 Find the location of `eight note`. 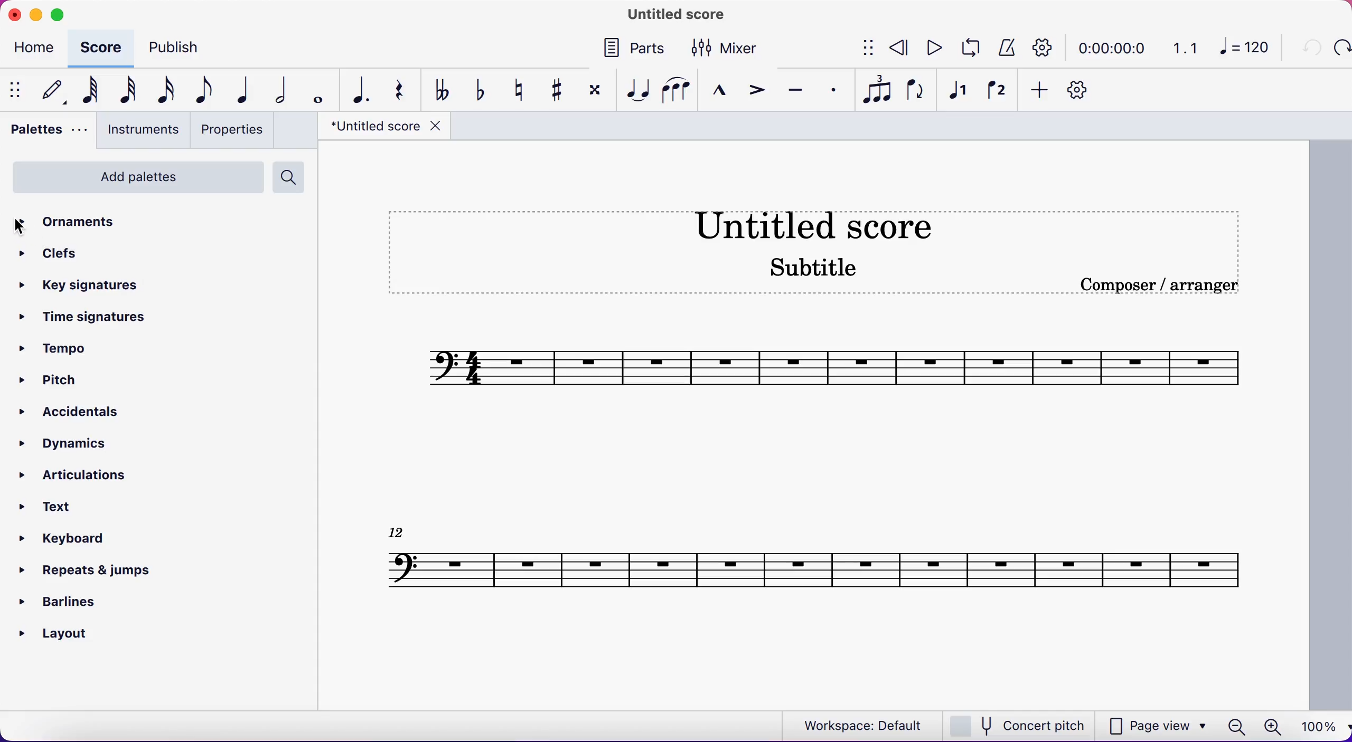

eight note is located at coordinates (203, 92).